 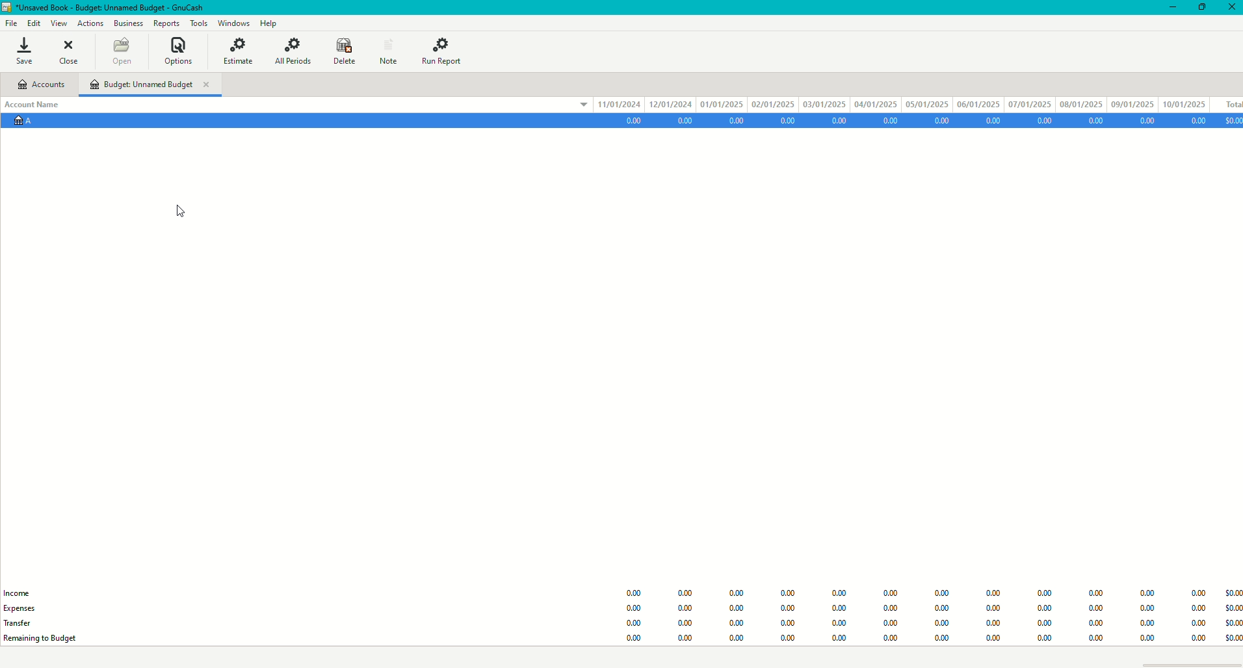 What do you see at coordinates (12, 21) in the screenshot?
I see `File` at bounding box center [12, 21].